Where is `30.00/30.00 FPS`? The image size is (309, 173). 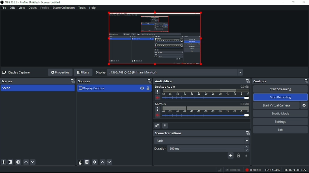 30.00/30.00 FPS is located at coordinates (296, 170).